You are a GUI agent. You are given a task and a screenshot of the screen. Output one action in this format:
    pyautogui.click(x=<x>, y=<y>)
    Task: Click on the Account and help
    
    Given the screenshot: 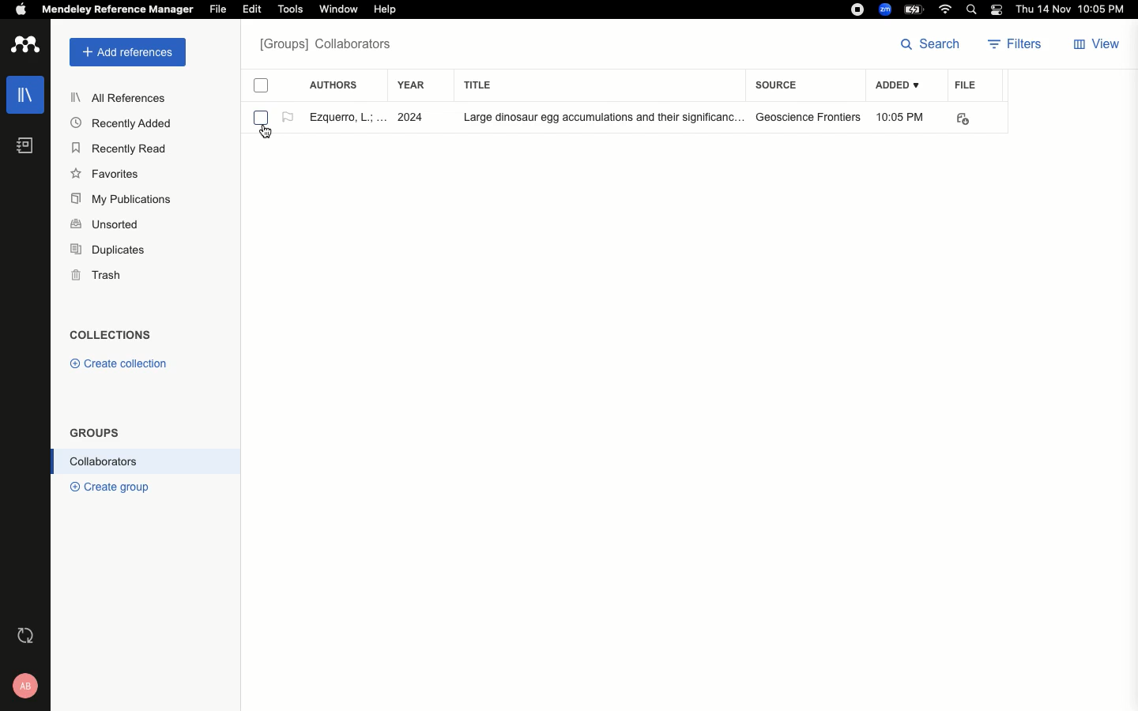 What is the action you would take?
    pyautogui.click(x=31, y=685)
    